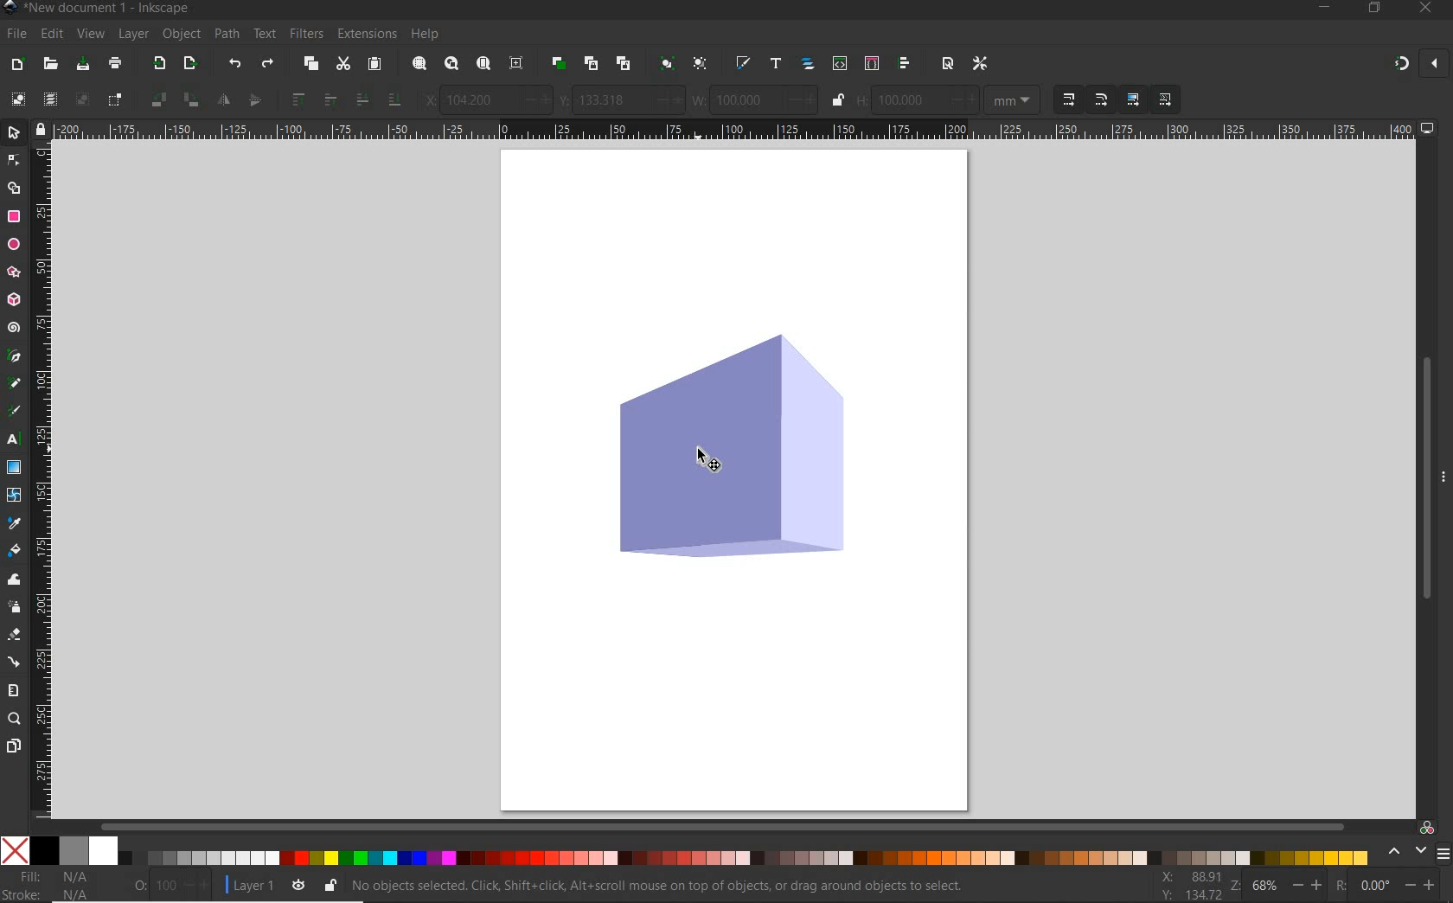  Describe the element at coordinates (685, 886) in the screenshot. I see `NO OBJECTS SELECTED` at that location.